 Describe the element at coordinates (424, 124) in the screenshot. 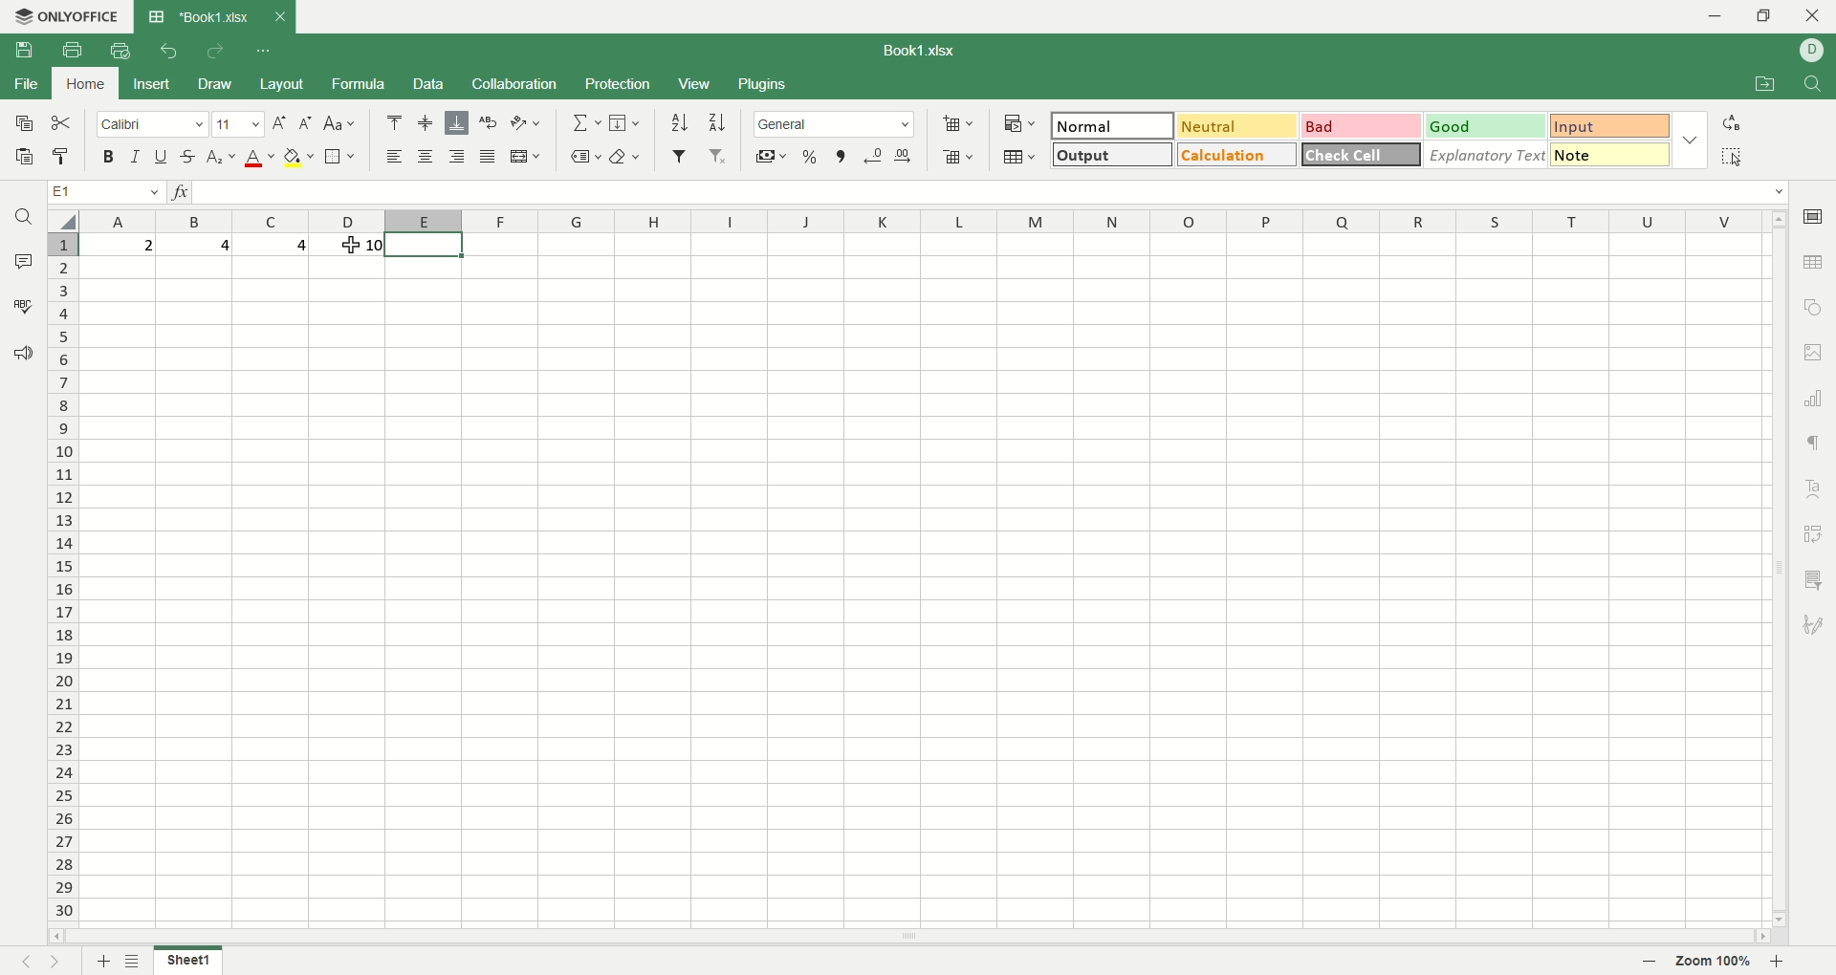

I see `align middle` at that location.